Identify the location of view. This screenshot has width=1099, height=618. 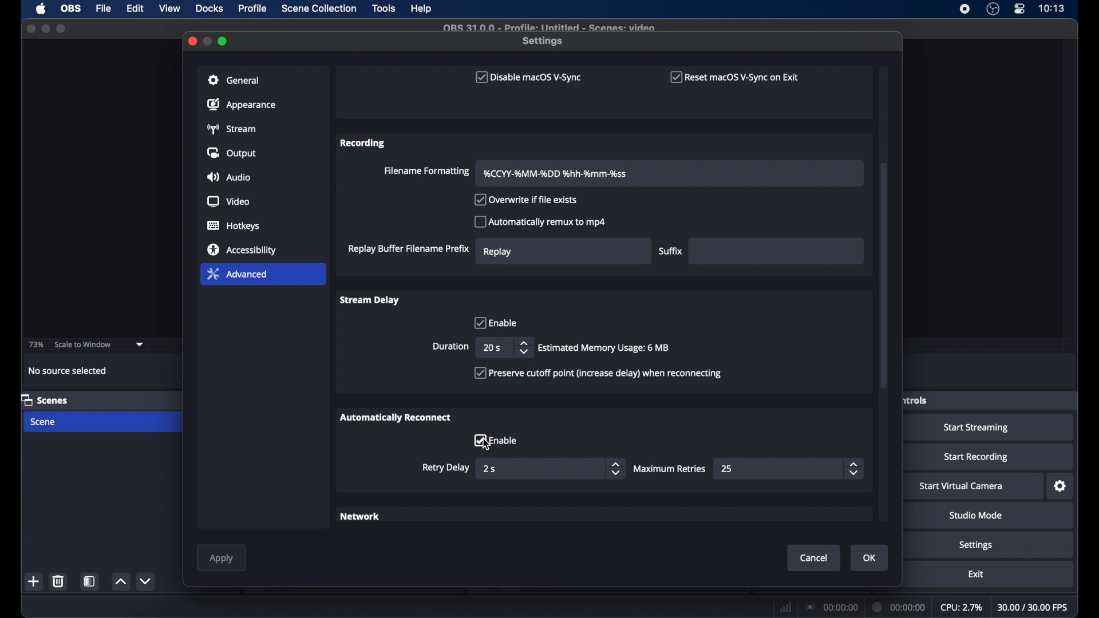
(171, 9).